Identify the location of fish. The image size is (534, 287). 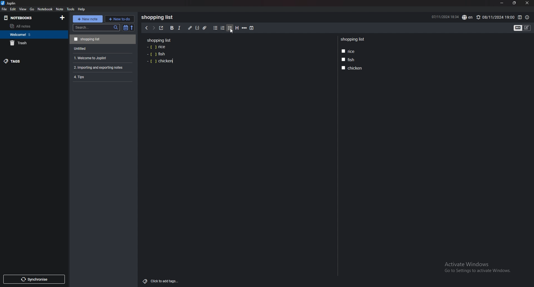
(156, 54).